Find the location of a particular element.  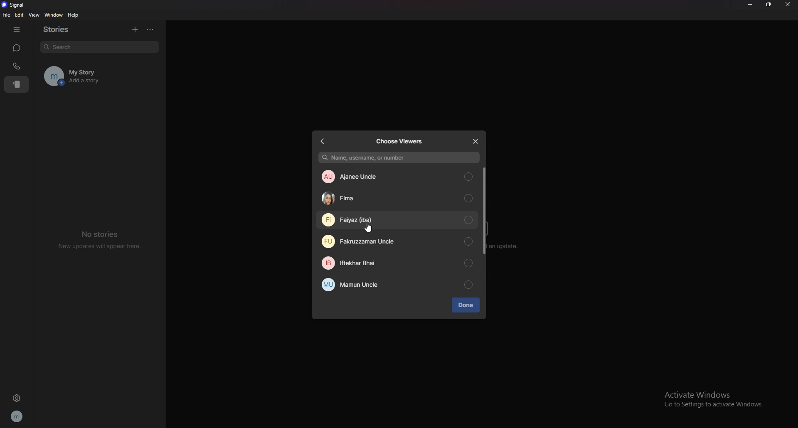

choose viewers is located at coordinates (401, 142).